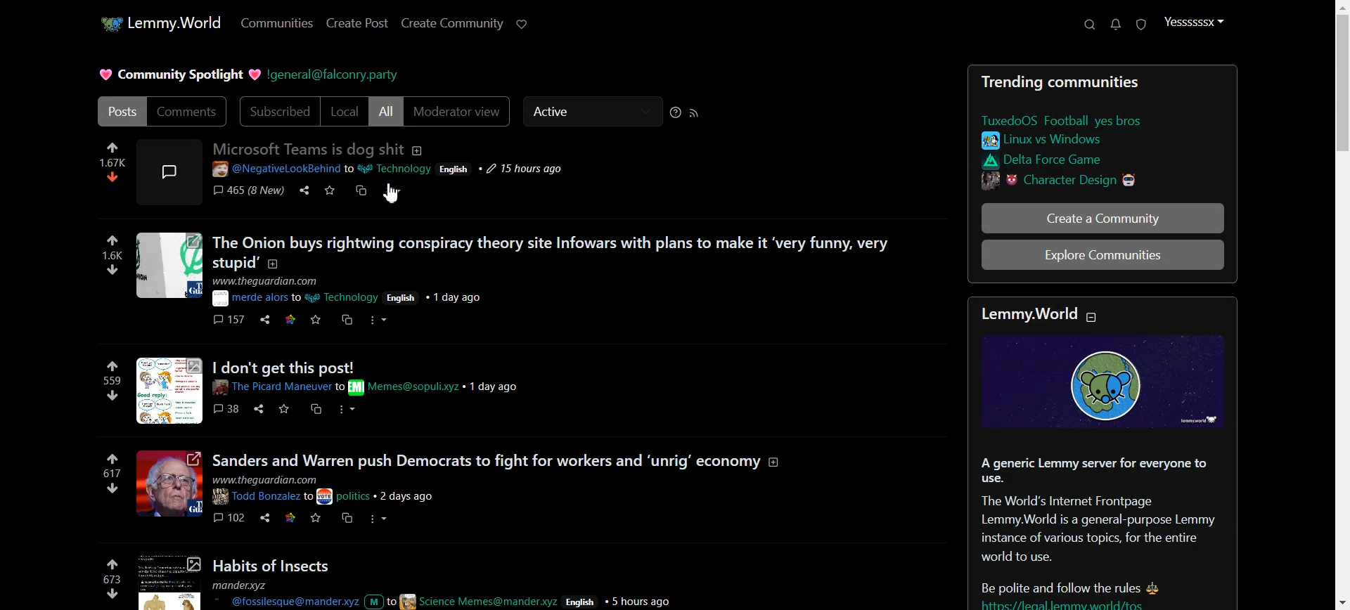 The image size is (1350, 610). Describe the element at coordinates (190, 111) in the screenshot. I see `Comments` at that location.